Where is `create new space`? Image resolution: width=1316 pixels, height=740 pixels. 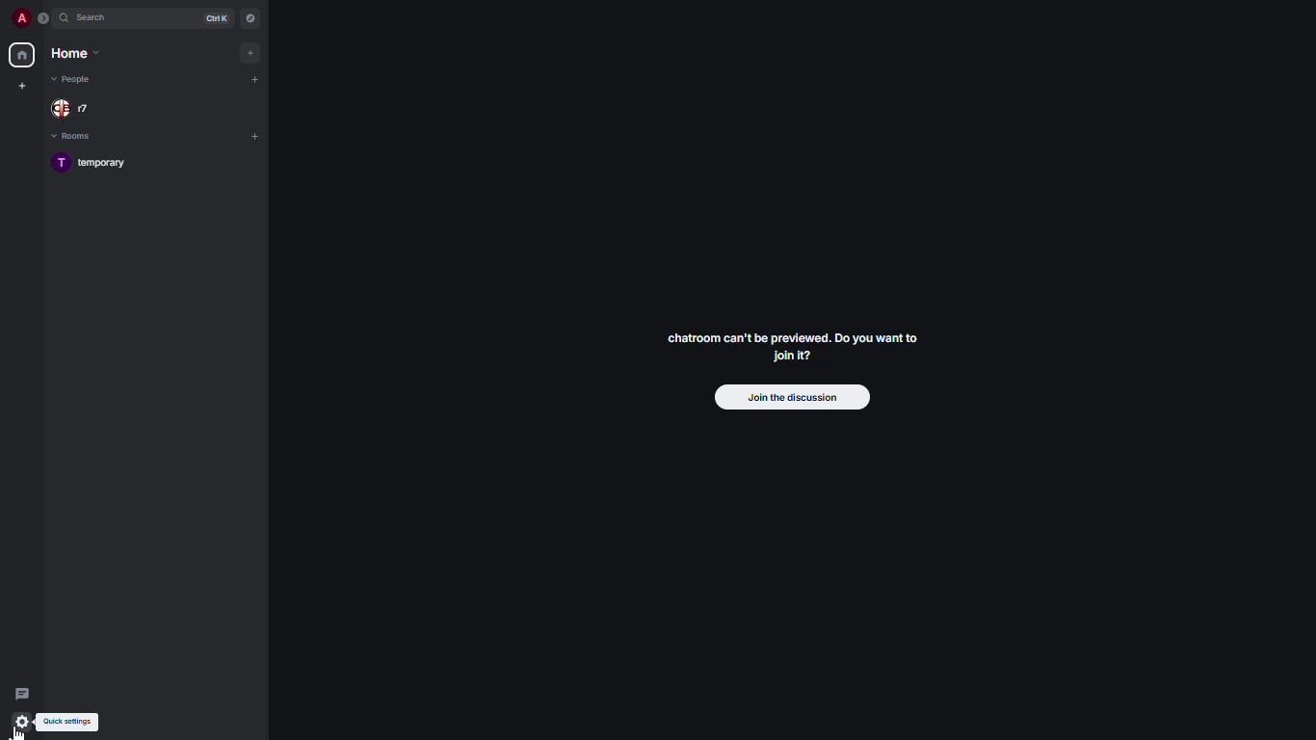
create new space is located at coordinates (22, 85).